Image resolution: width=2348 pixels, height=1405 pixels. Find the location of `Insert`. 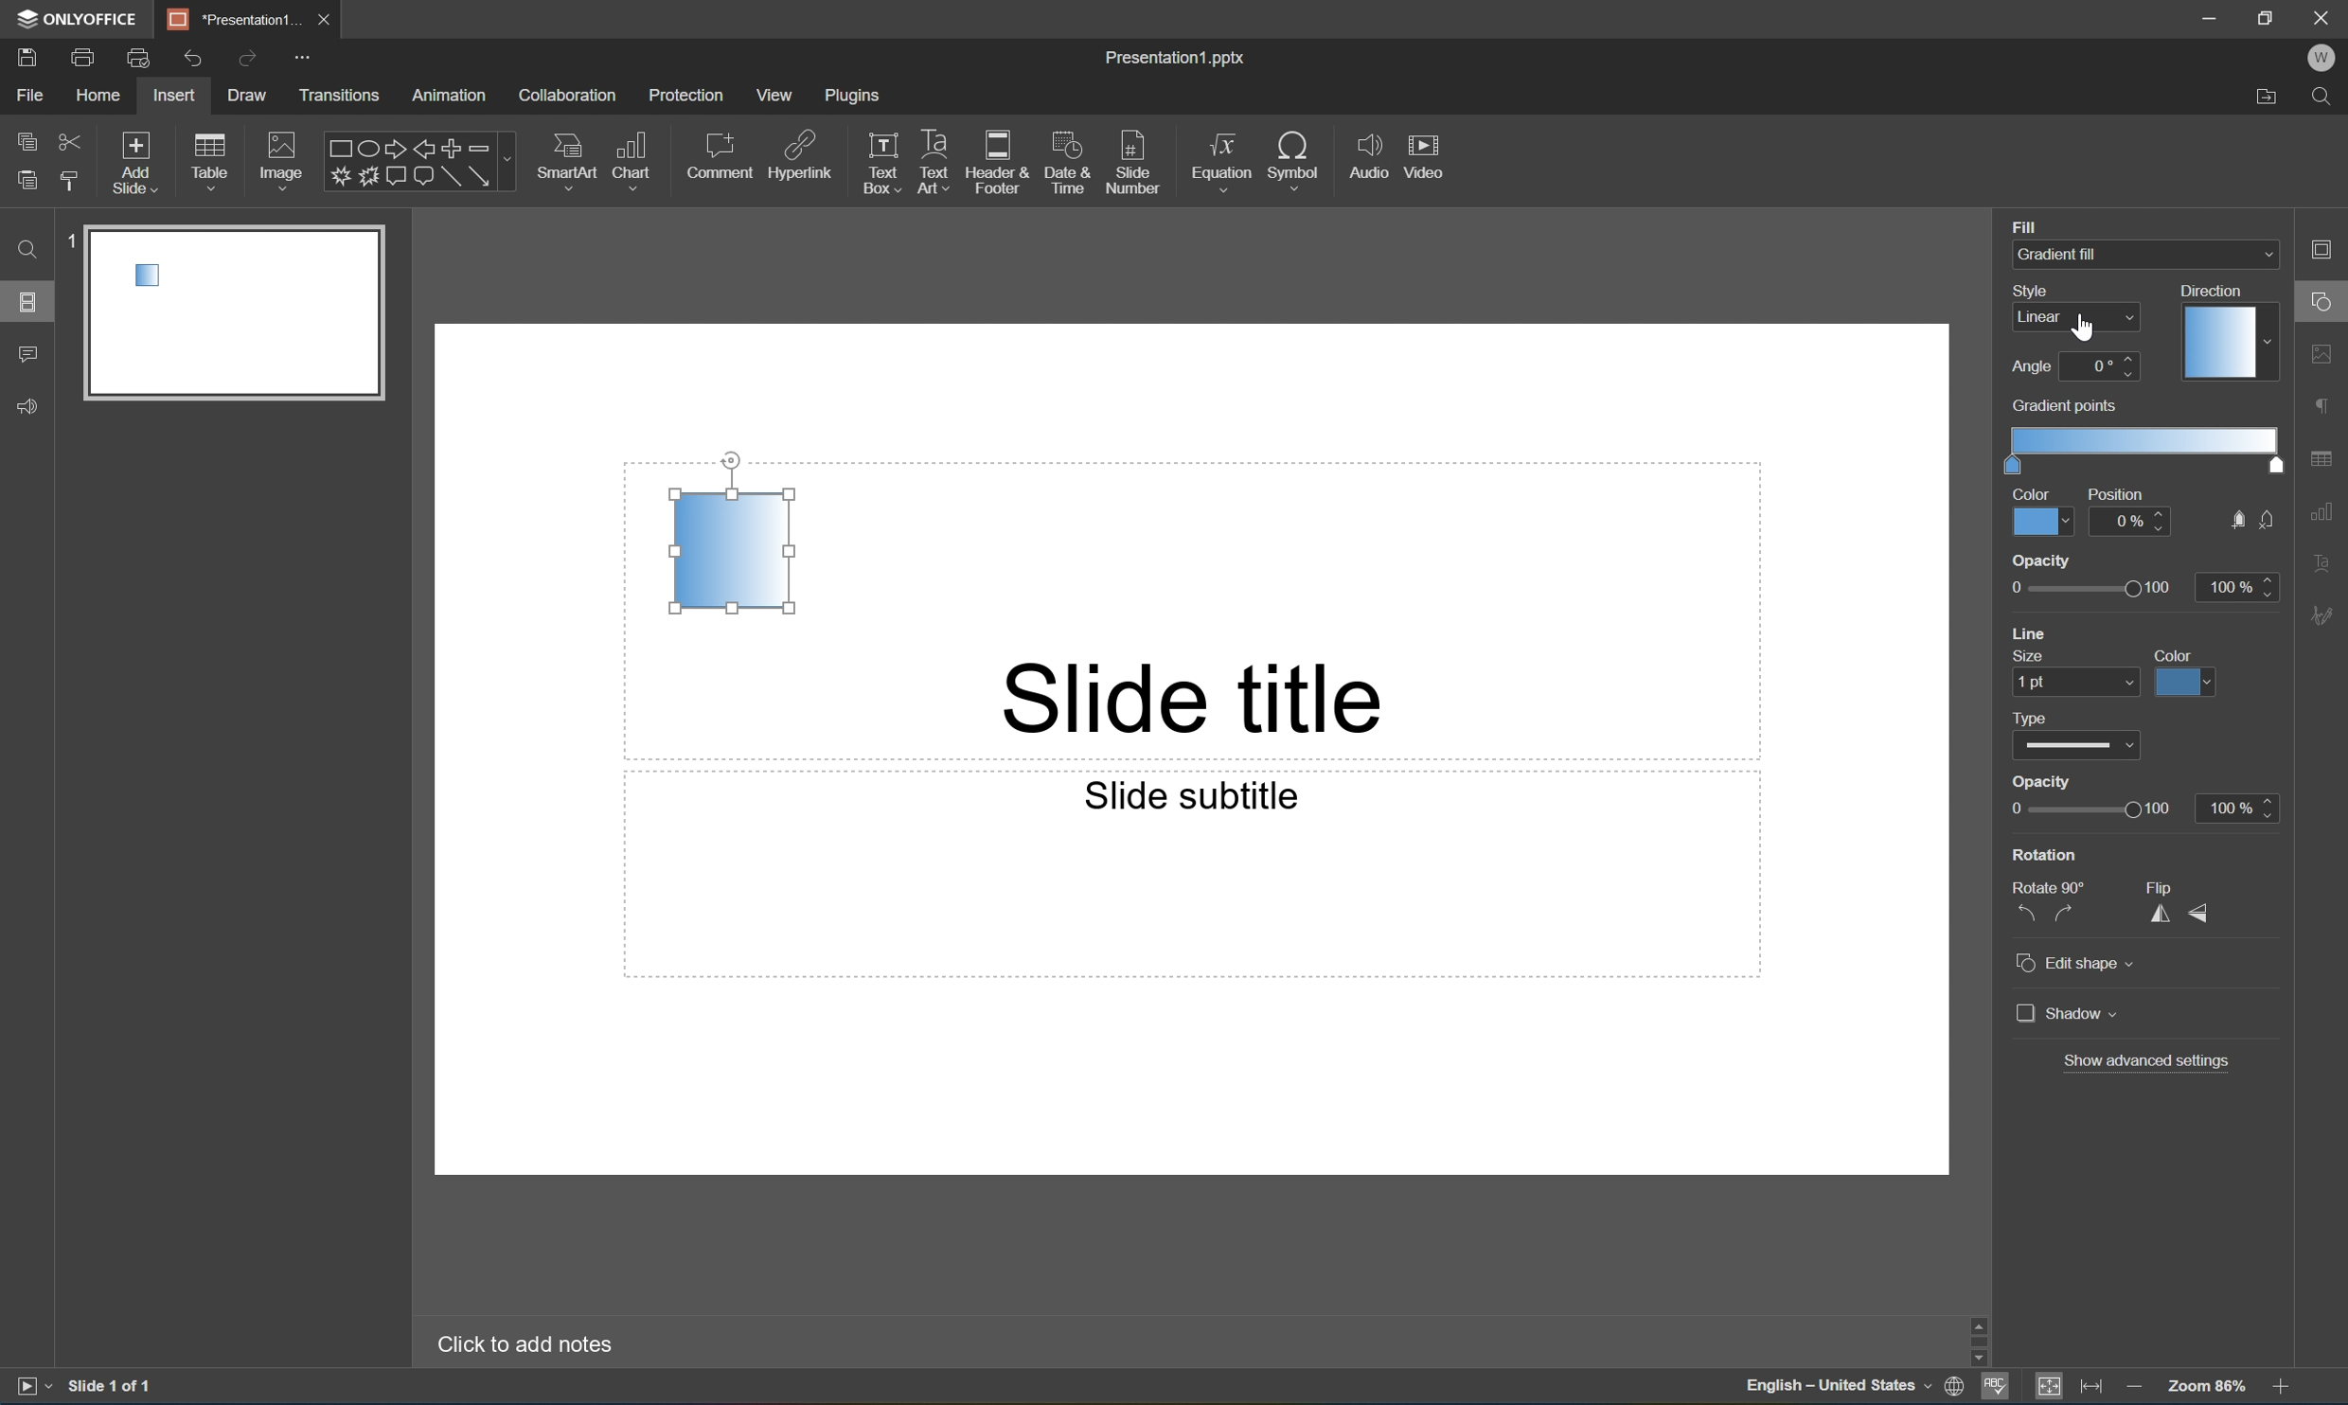

Insert is located at coordinates (173, 96).